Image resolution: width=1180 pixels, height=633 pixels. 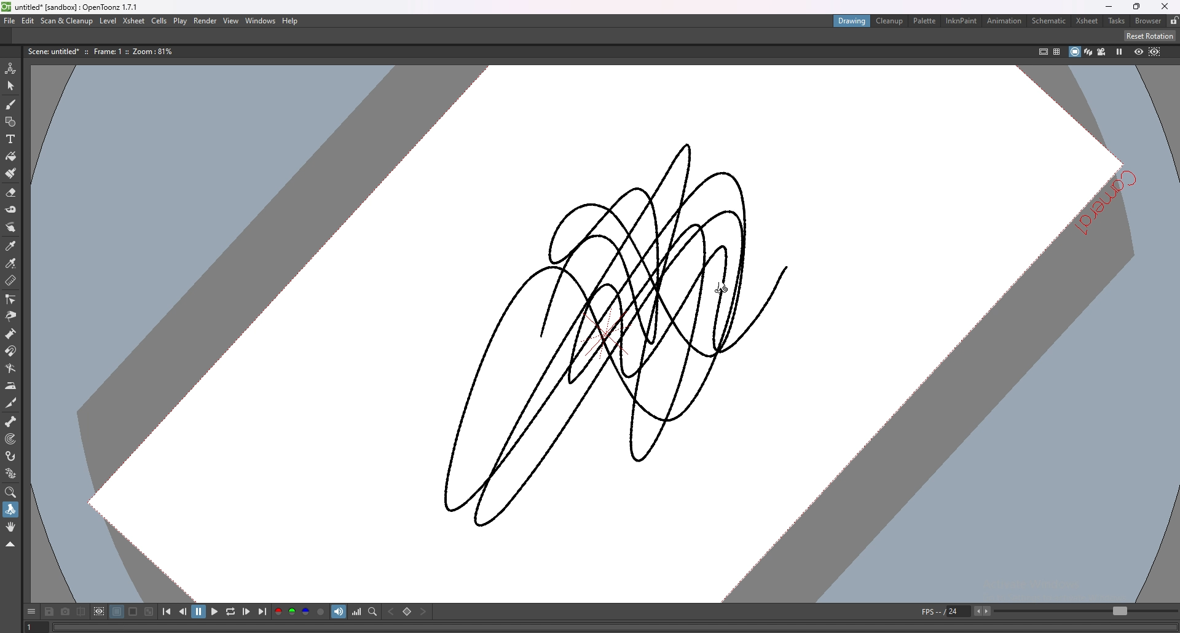 What do you see at coordinates (10, 104) in the screenshot?
I see `brush tool` at bounding box center [10, 104].